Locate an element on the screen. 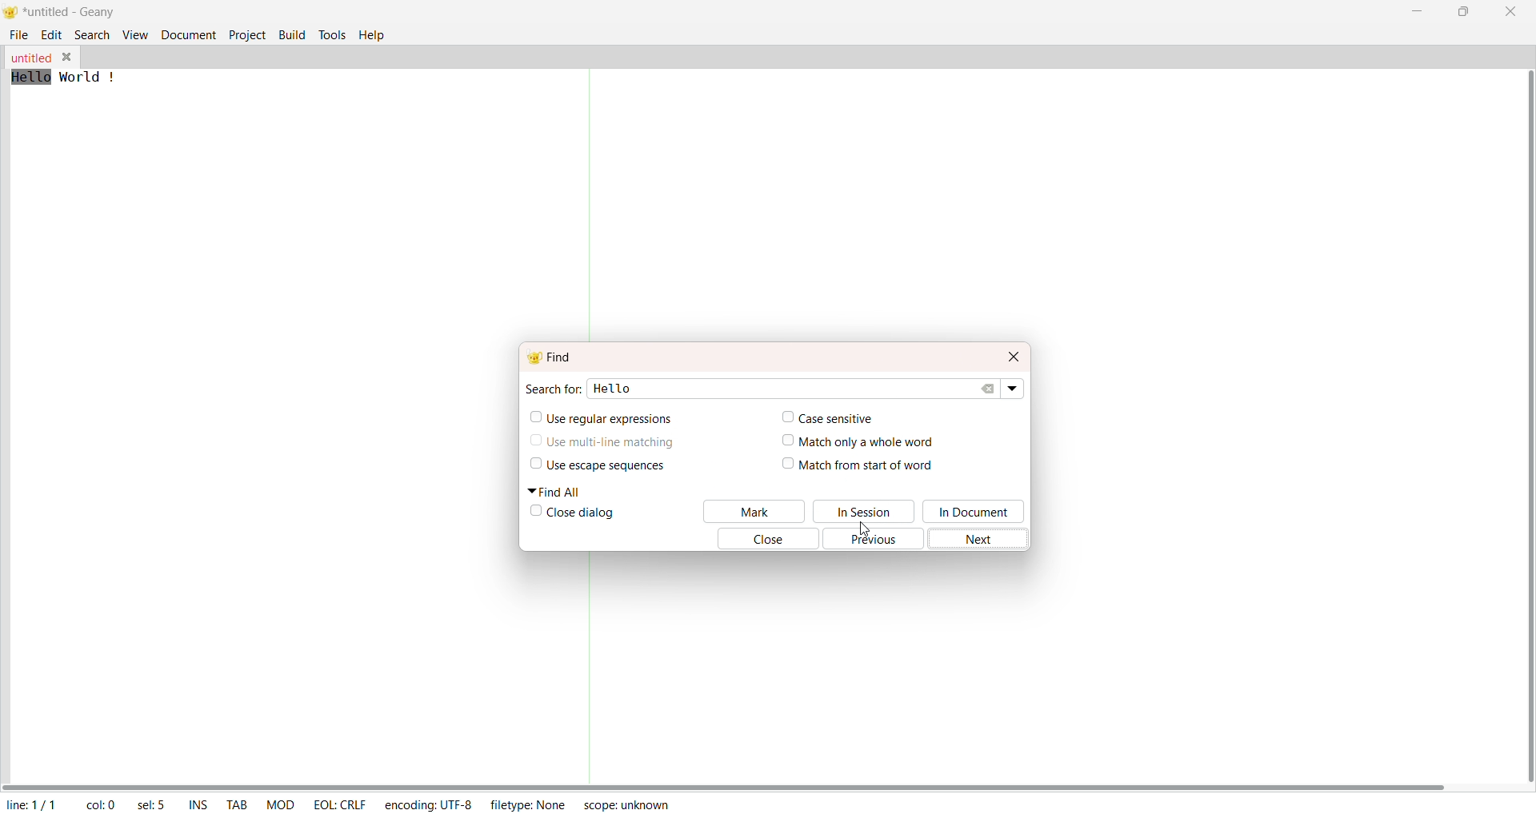  Sel: 5 is located at coordinates (150, 804).